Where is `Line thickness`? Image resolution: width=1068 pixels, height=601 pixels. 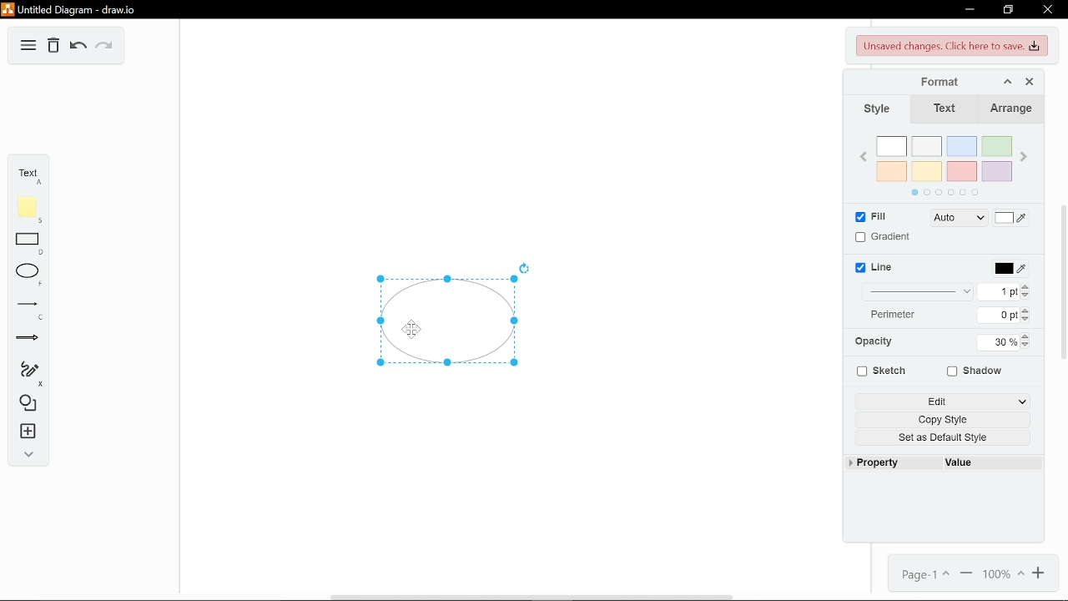
Line thickness is located at coordinates (919, 291).